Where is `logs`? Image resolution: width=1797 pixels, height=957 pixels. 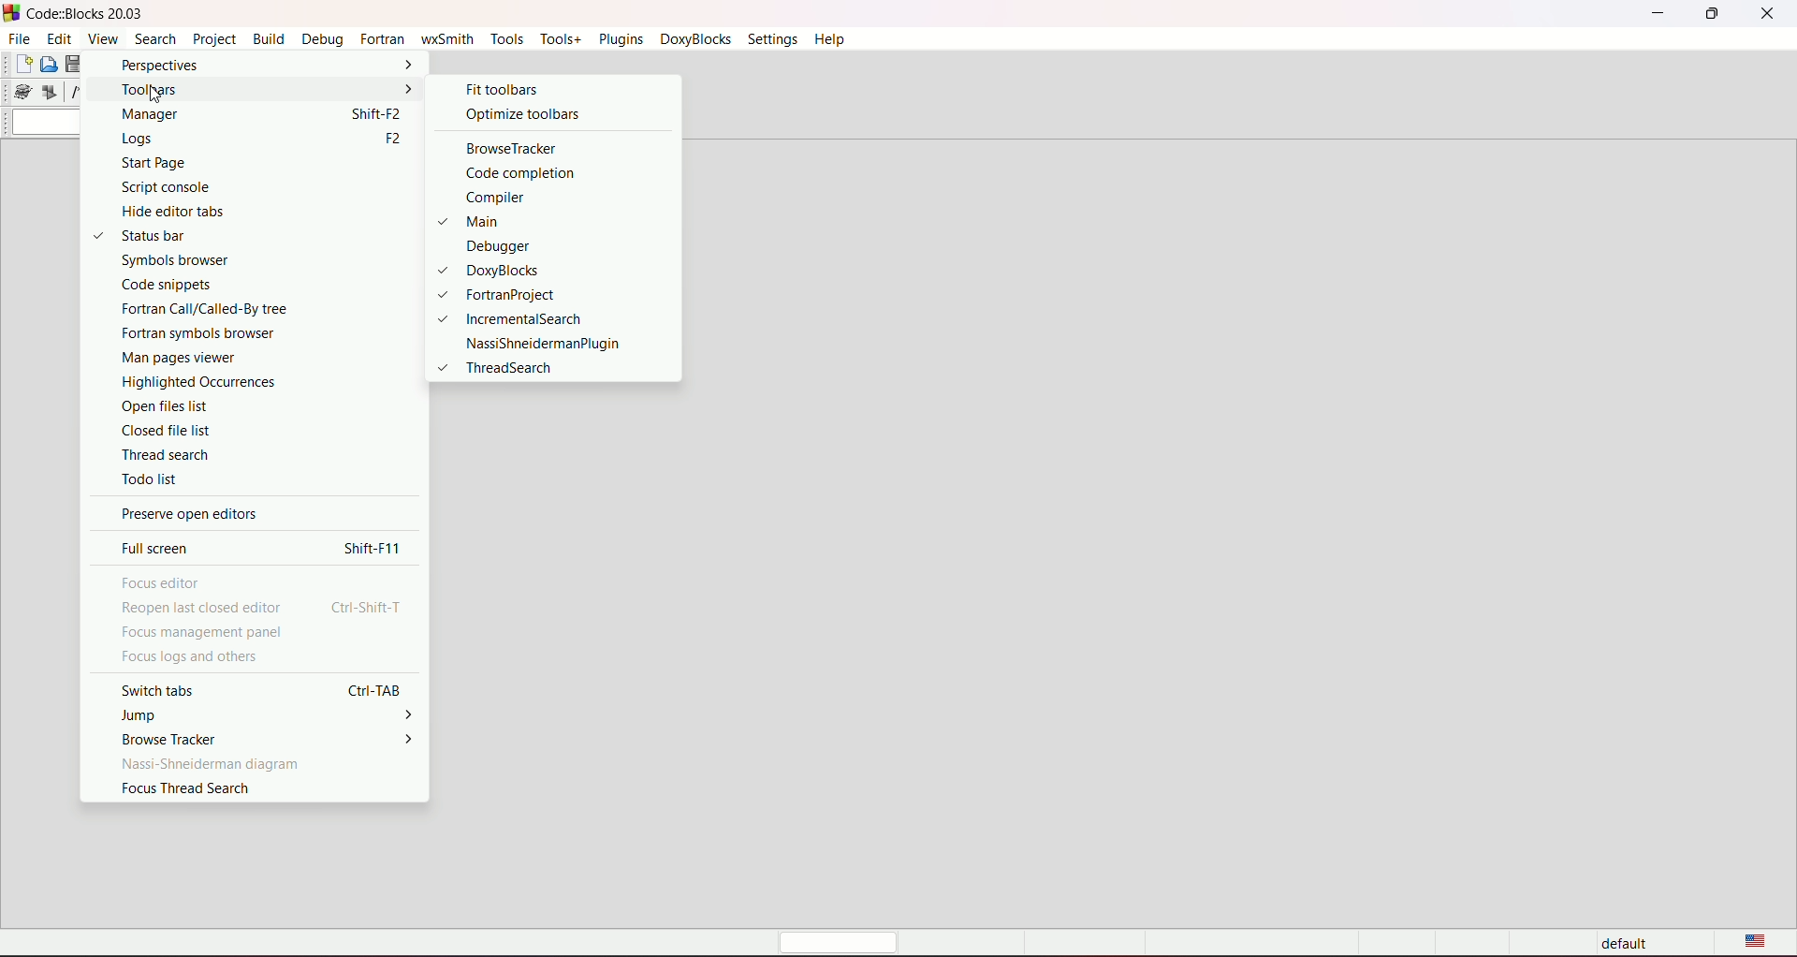 logs is located at coordinates (226, 140).